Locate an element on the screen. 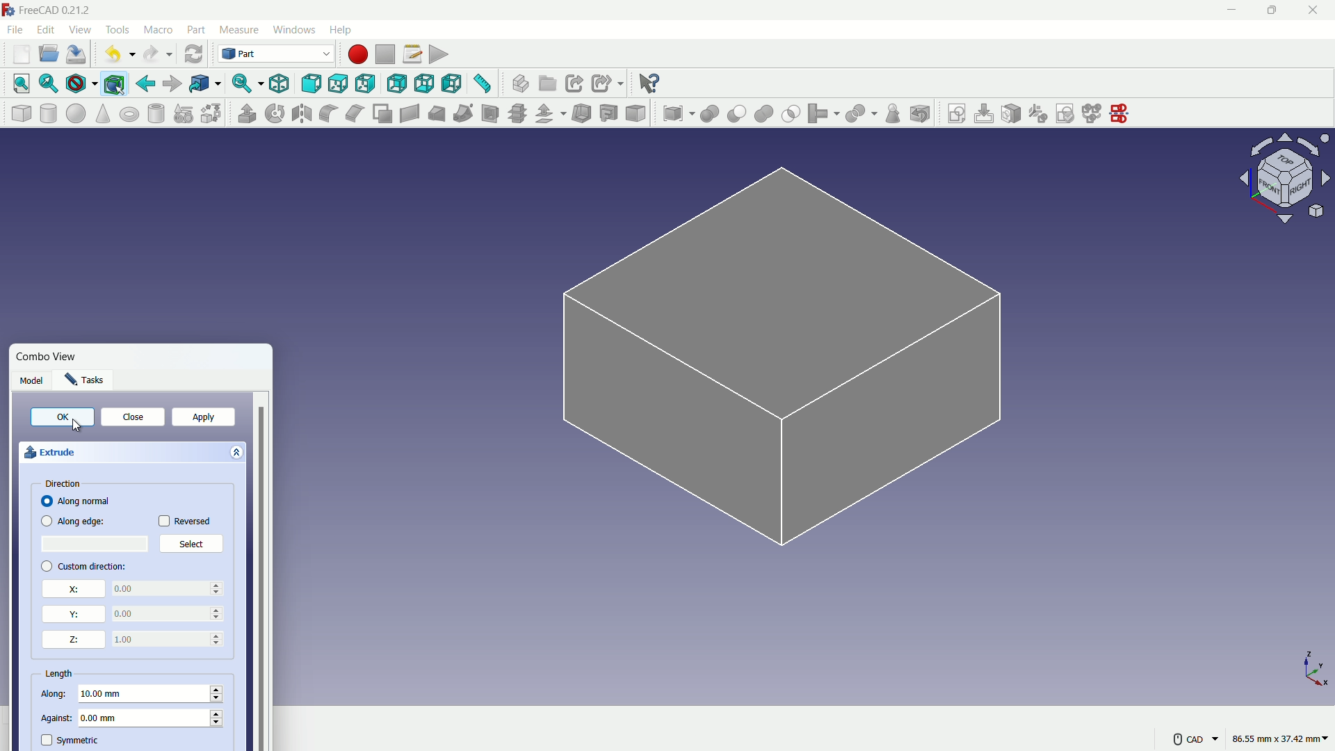  select place is located at coordinates (96, 543).